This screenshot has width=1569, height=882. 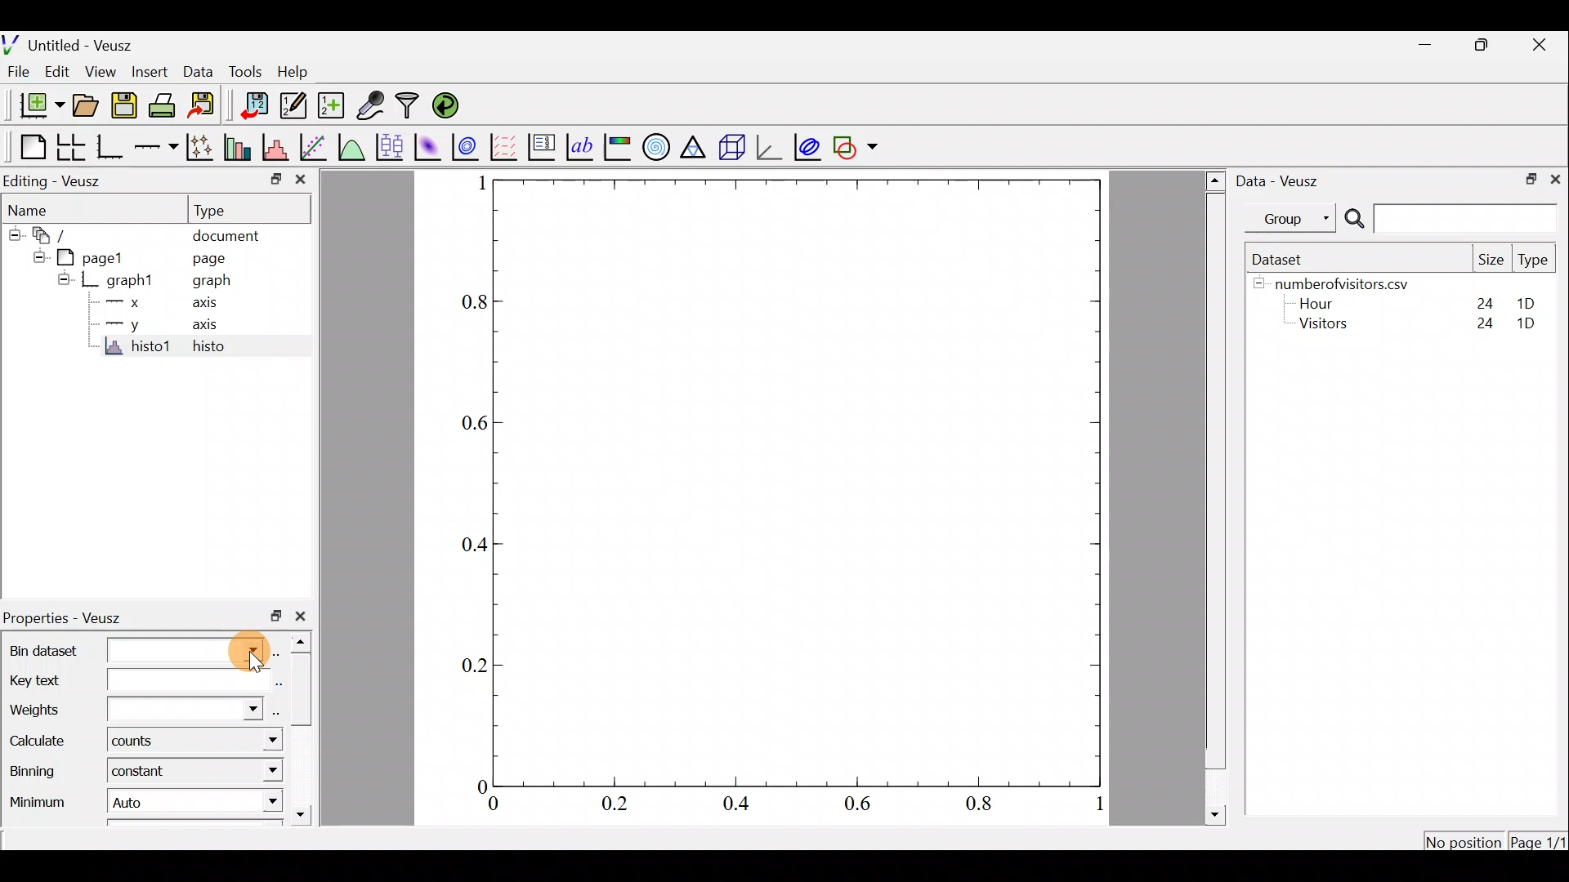 I want to click on 3d scene, so click(x=730, y=151).